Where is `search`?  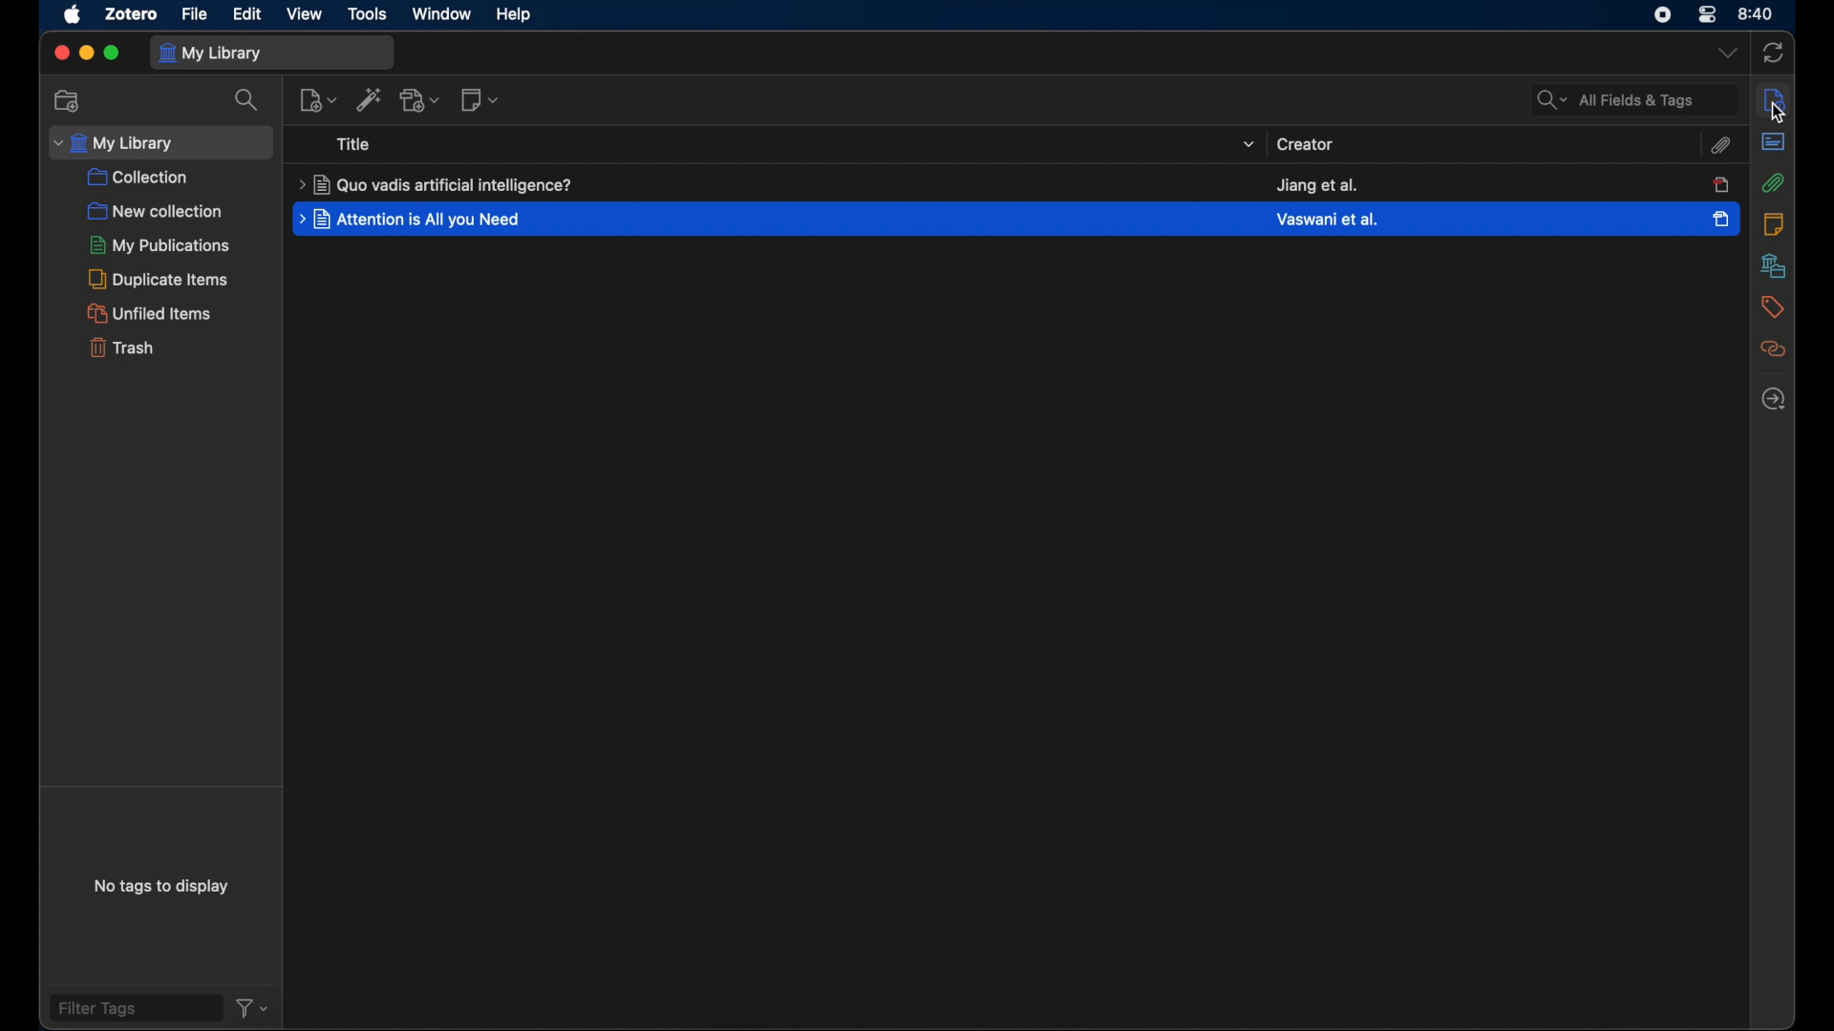 search is located at coordinates (245, 100).